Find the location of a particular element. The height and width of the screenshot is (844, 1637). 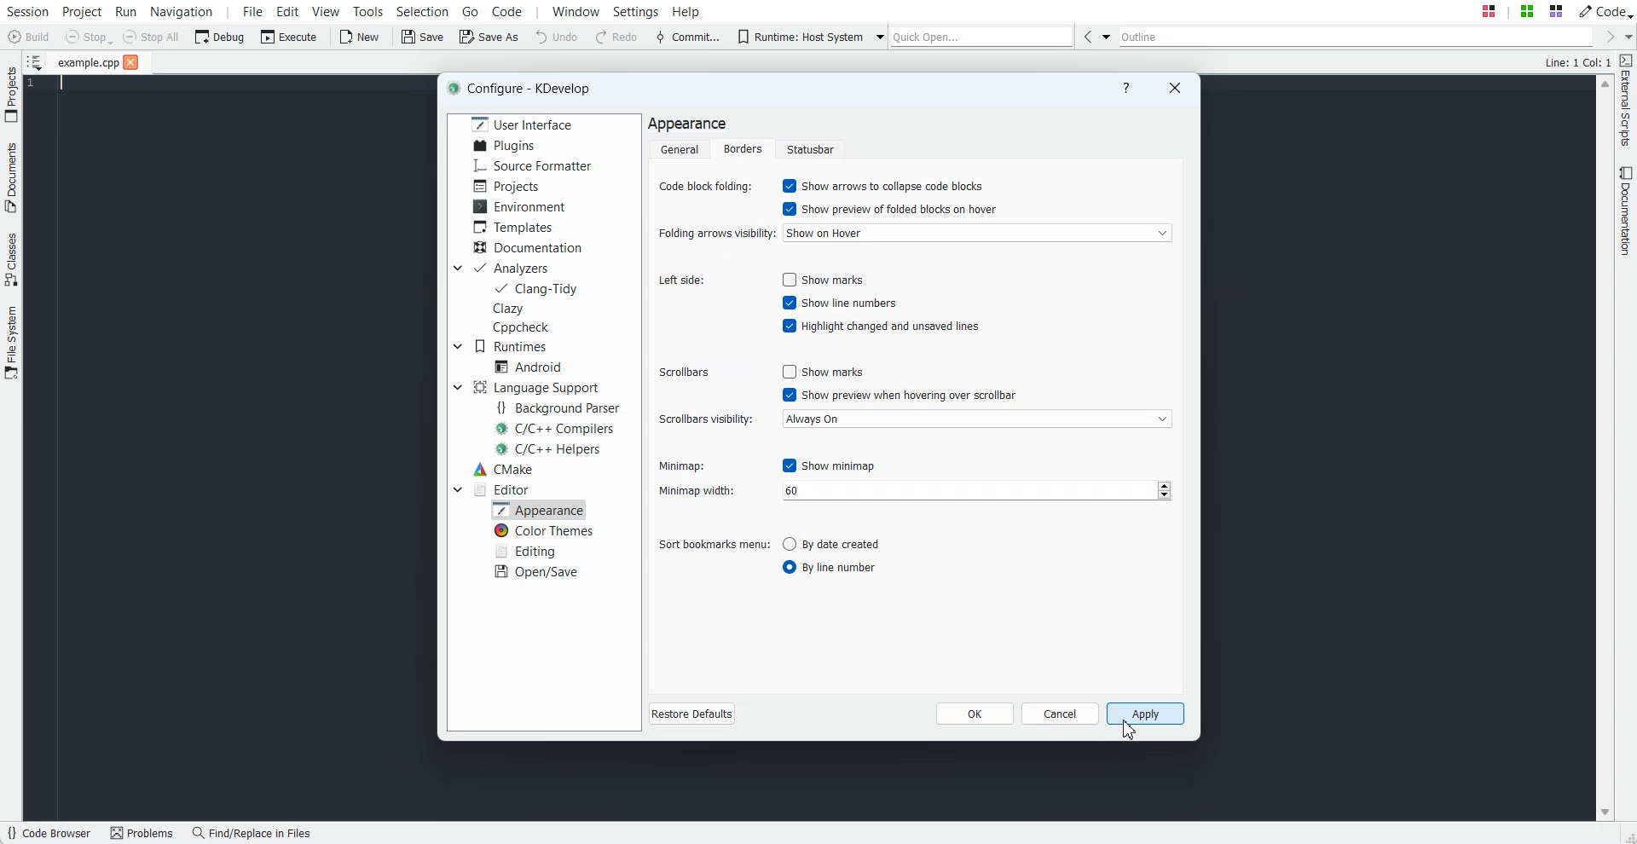

Text Cursor is located at coordinates (55, 84).